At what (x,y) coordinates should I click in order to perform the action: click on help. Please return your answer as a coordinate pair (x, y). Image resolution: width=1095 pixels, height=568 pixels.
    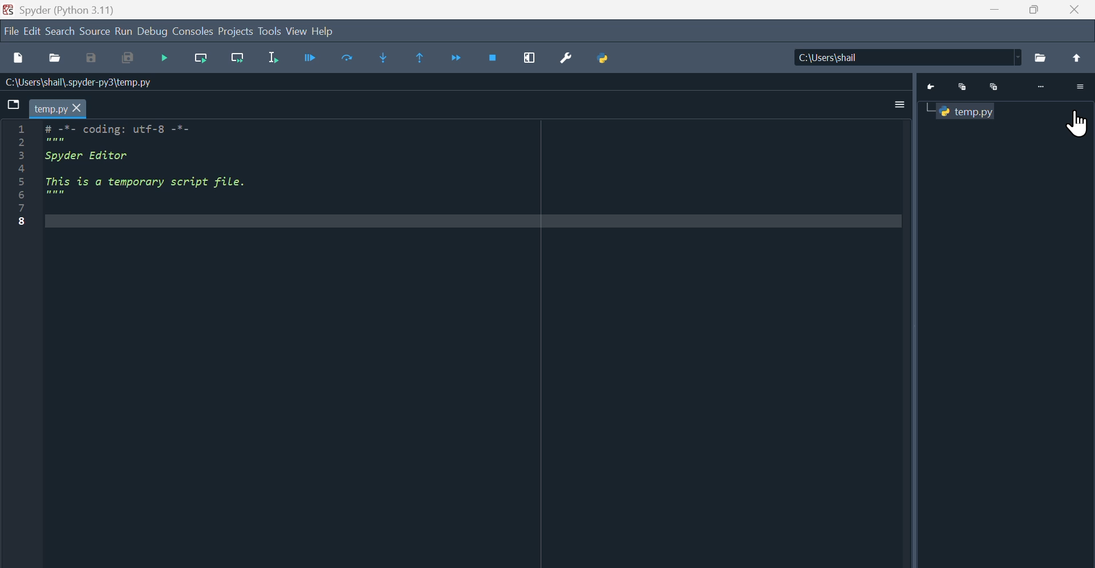
    Looking at the image, I should click on (323, 31).